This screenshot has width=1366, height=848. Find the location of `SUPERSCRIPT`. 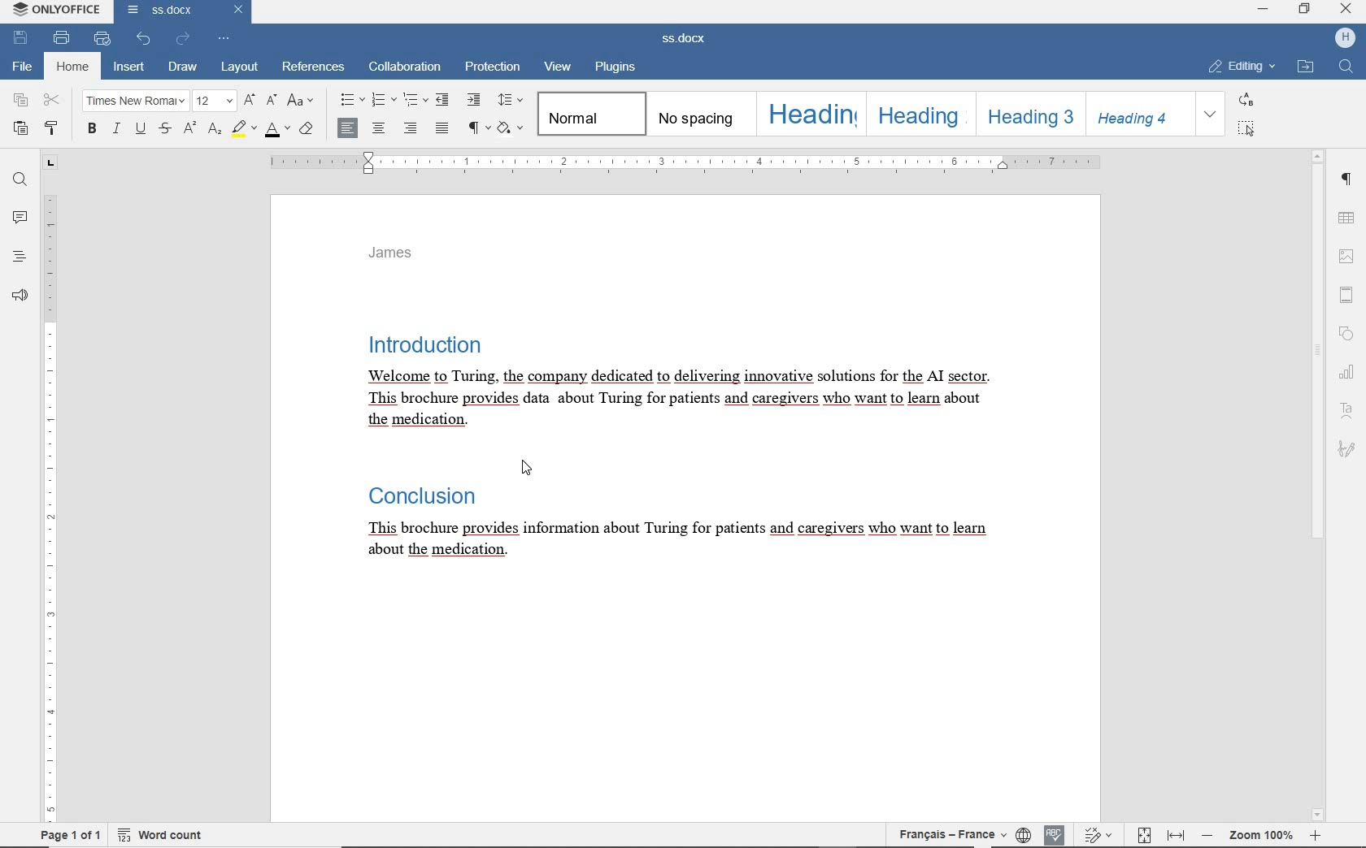

SUPERSCRIPT is located at coordinates (189, 130).